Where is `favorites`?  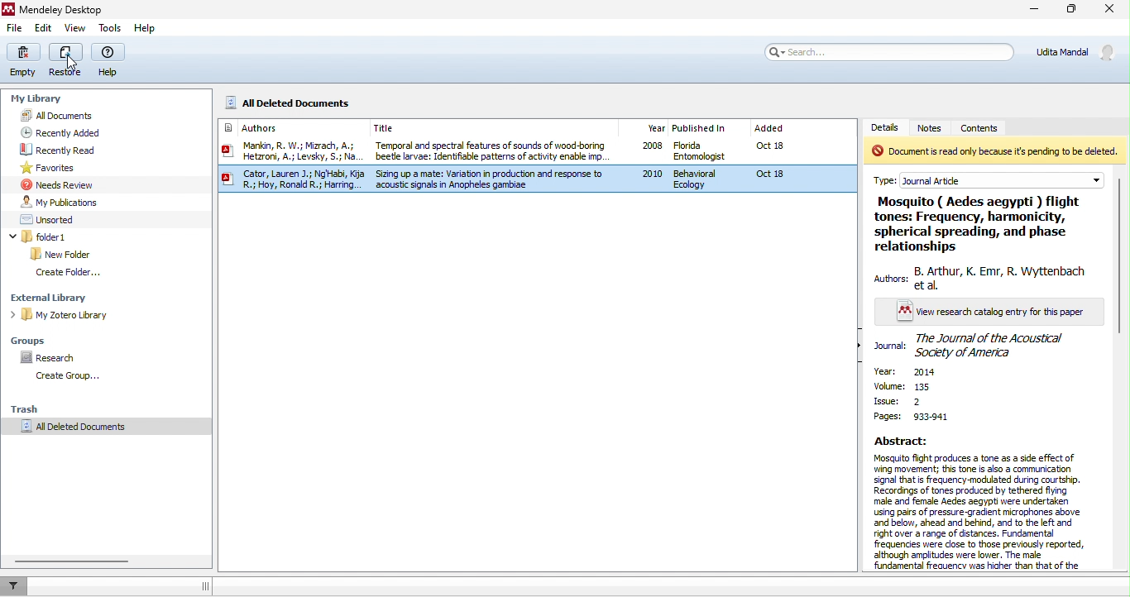
favorites is located at coordinates (49, 170).